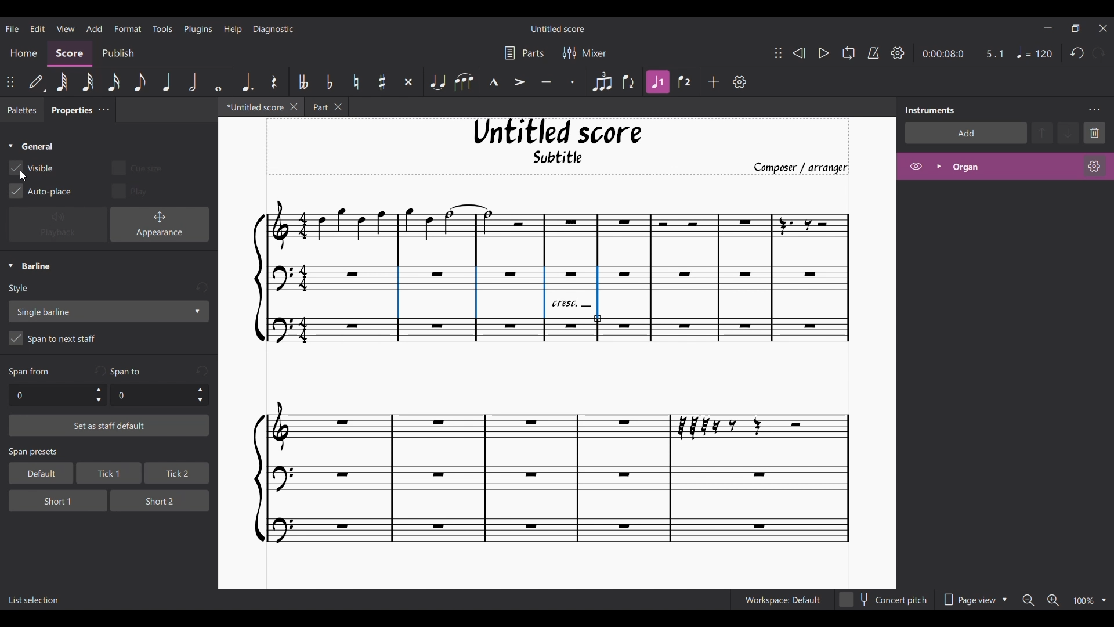 The height and width of the screenshot is (627, 1114). What do you see at coordinates (714, 82) in the screenshot?
I see `Add` at bounding box center [714, 82].